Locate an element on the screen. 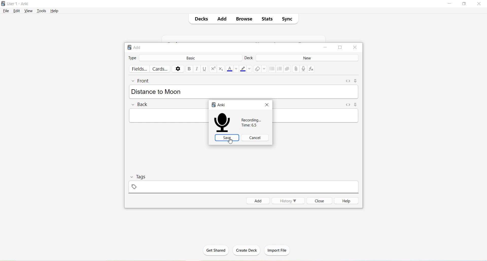 This screenshot has width=487, height=261. Bold is located at coordinates (189, 69).